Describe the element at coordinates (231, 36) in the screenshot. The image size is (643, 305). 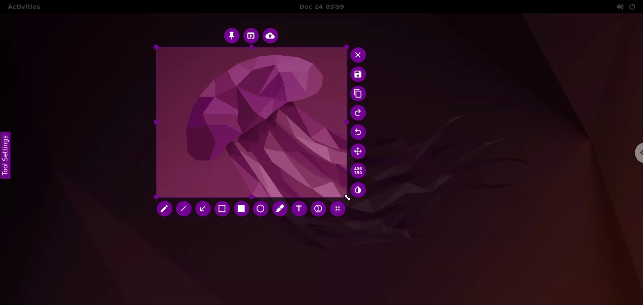
I see `pin` at that location.